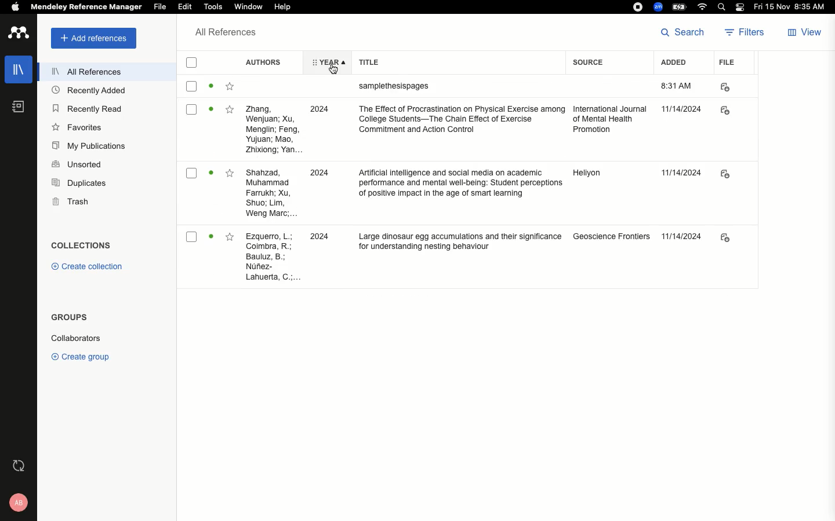  What do you see at coordinates (185, 6) in the screenshot?
I see `Edit` at bounding box center [185, 6].